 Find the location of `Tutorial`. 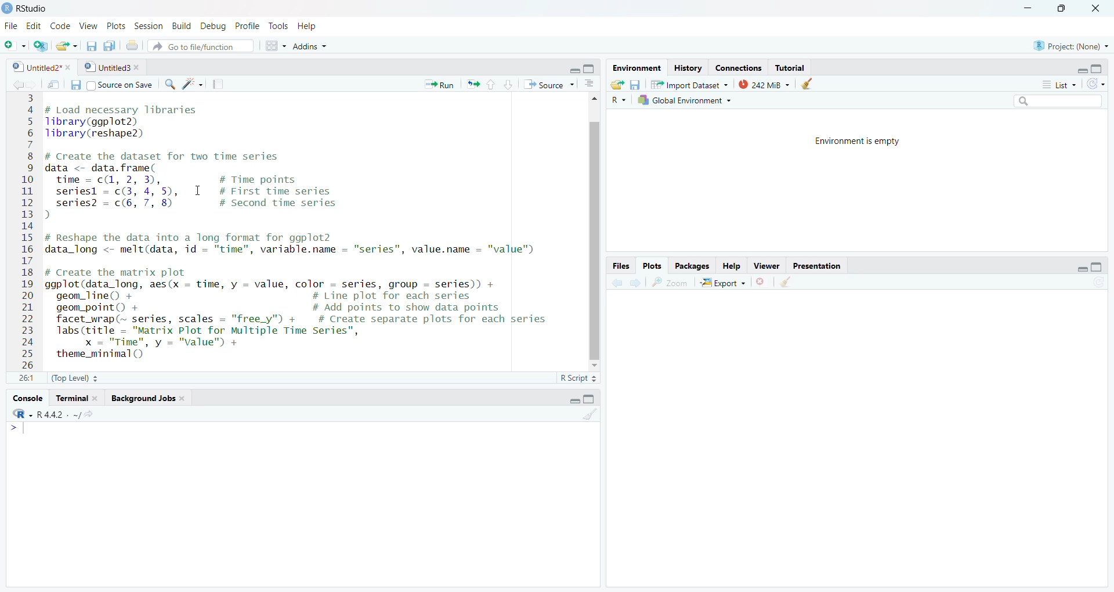

Tutorial is located at coordinates (790, 68).